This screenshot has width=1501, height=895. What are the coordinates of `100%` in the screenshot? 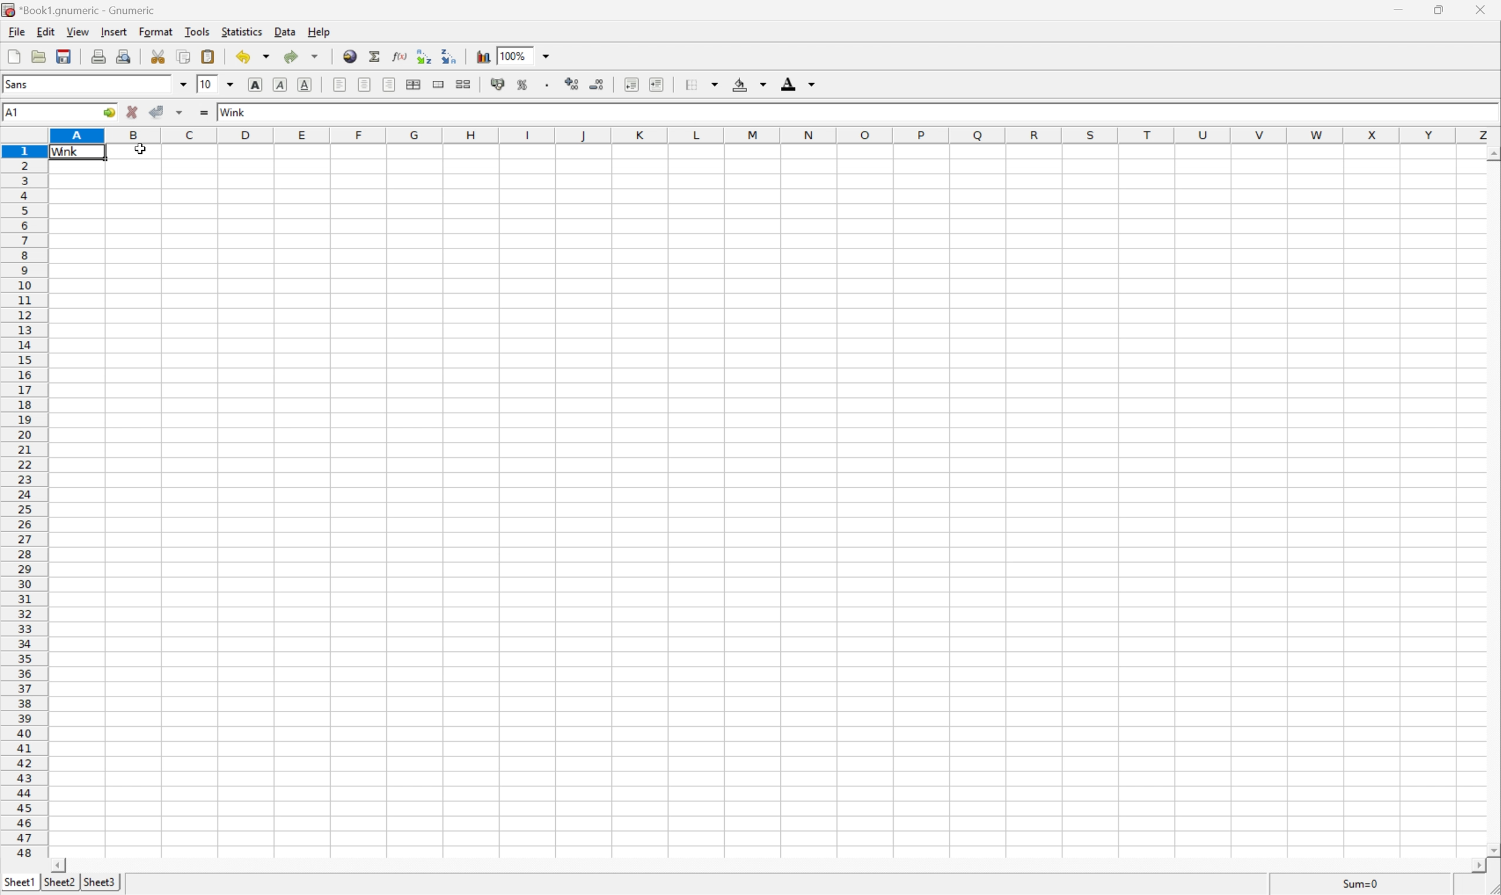 It's located at (515, 55).